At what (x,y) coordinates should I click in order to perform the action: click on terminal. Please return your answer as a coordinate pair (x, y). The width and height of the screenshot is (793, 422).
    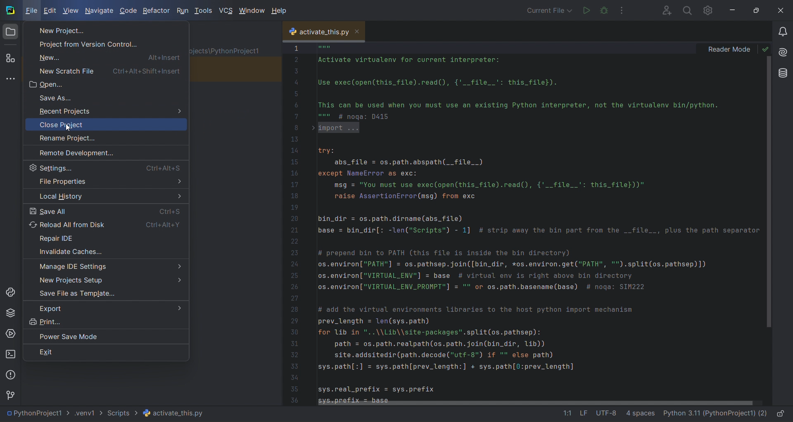
    Looking at the image, I should click on (12, 356).